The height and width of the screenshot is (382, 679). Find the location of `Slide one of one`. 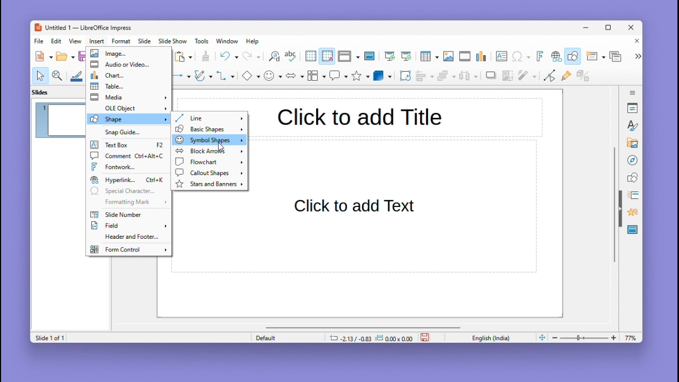

Slide one of one is located at coordinates (48, 338).